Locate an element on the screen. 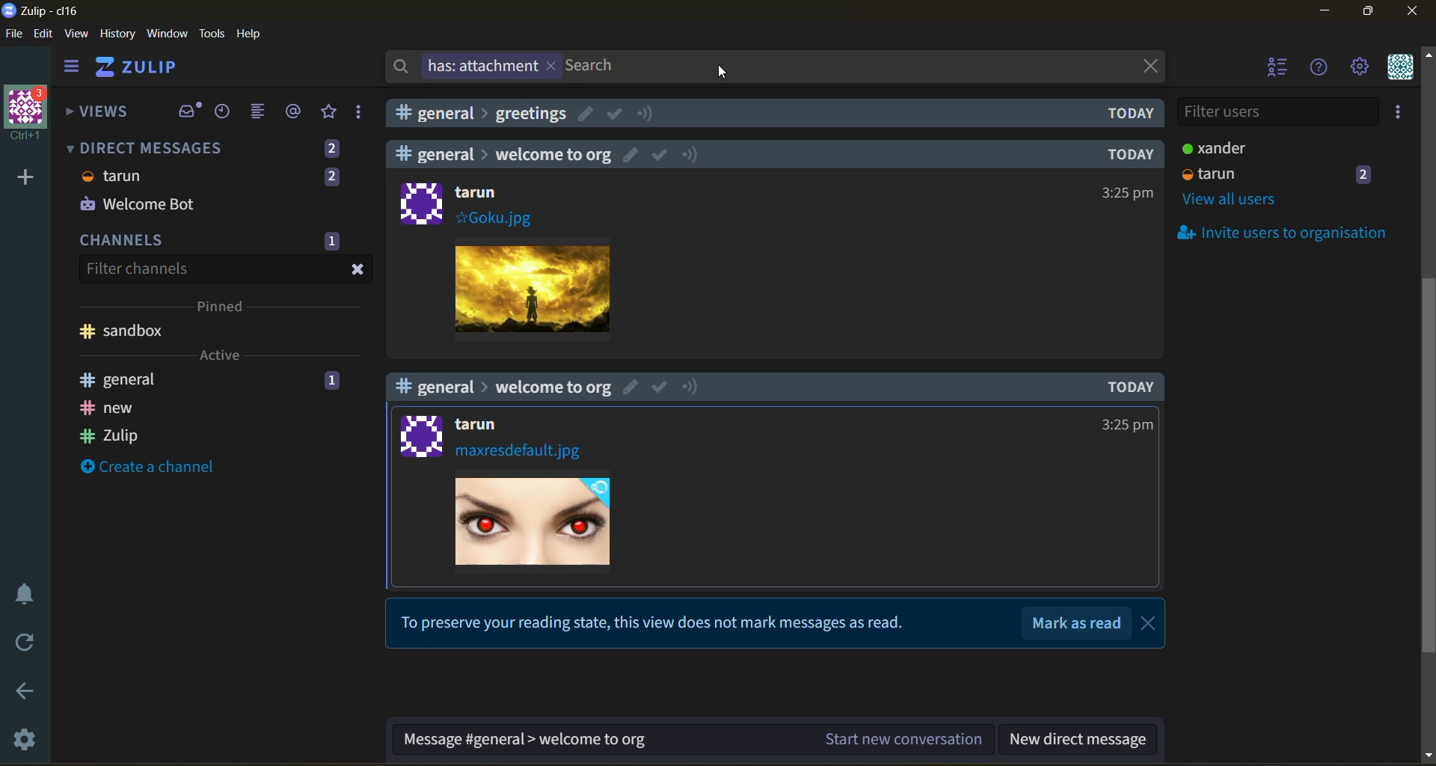 The height and width of the screenshot is (766, 1436). # new is located at coordinates (108, 408).